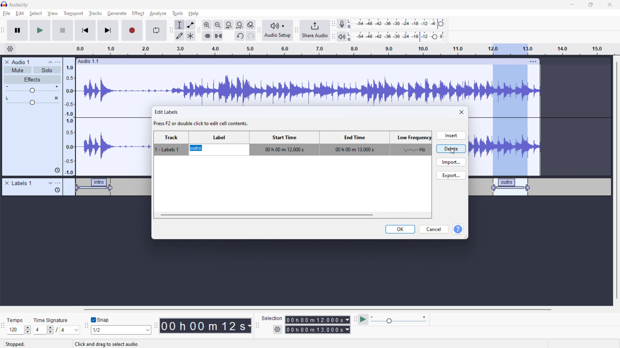 Image resolution: width=620 pixels, height=348 pixels. What do you see at coordinates (57, 190) in the screenshot?
I see `history` at bounding box center [57, 190].